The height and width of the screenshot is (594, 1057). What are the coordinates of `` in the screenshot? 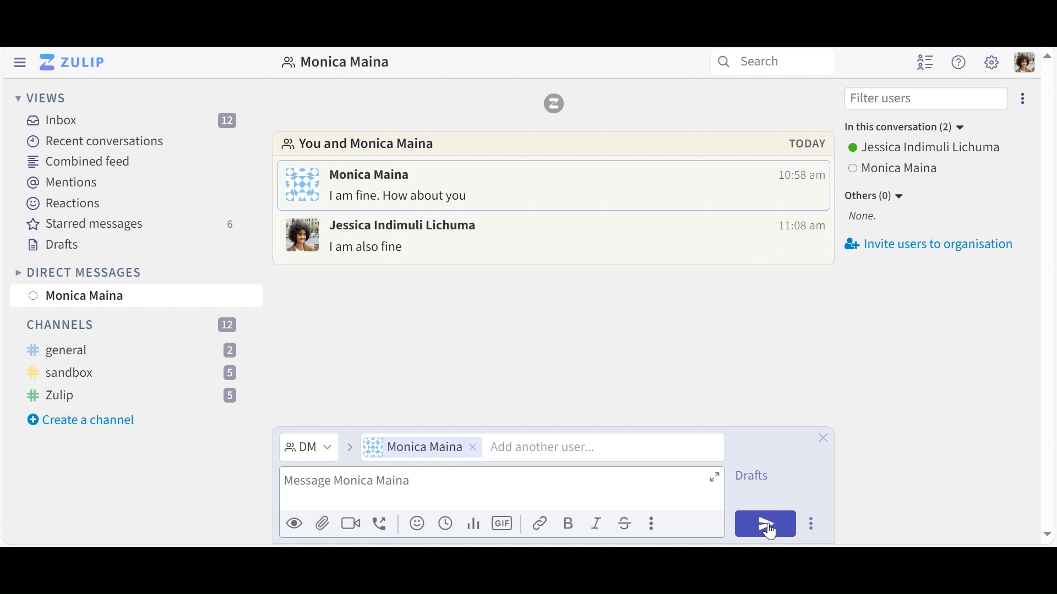 It's located at (936, 150).